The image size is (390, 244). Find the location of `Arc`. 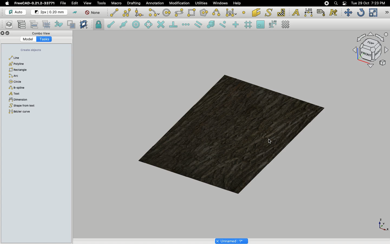

Arc is located at coordinates (12, 76).